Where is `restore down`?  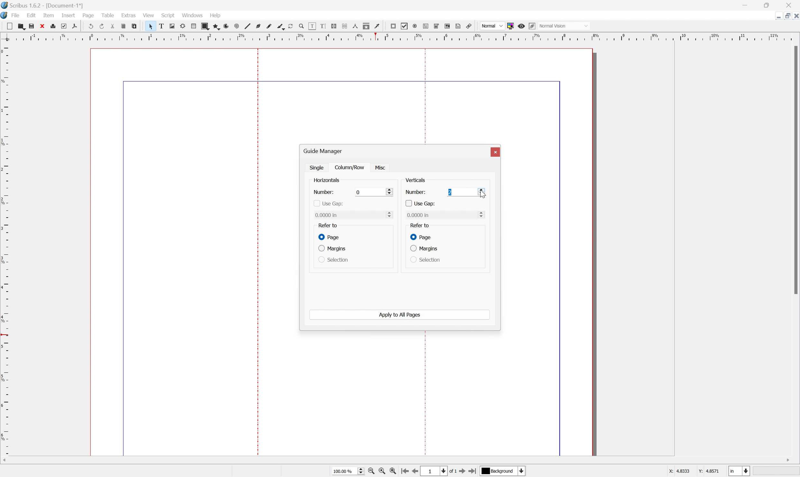
restore down is located at coordinates (785, 16).